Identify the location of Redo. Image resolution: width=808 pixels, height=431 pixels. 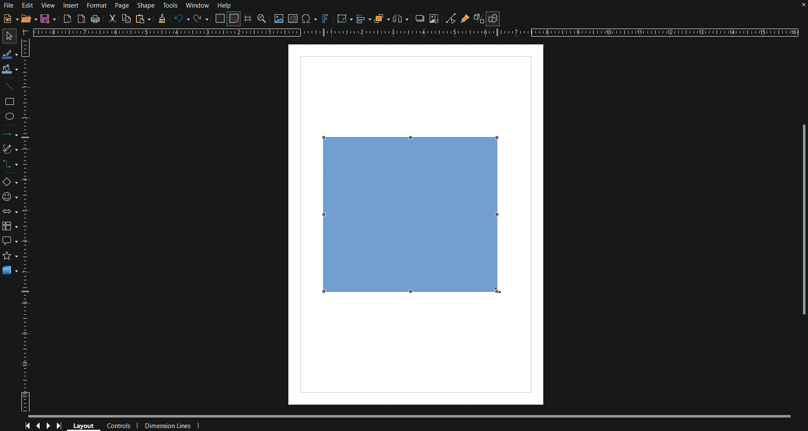
(201, 19).